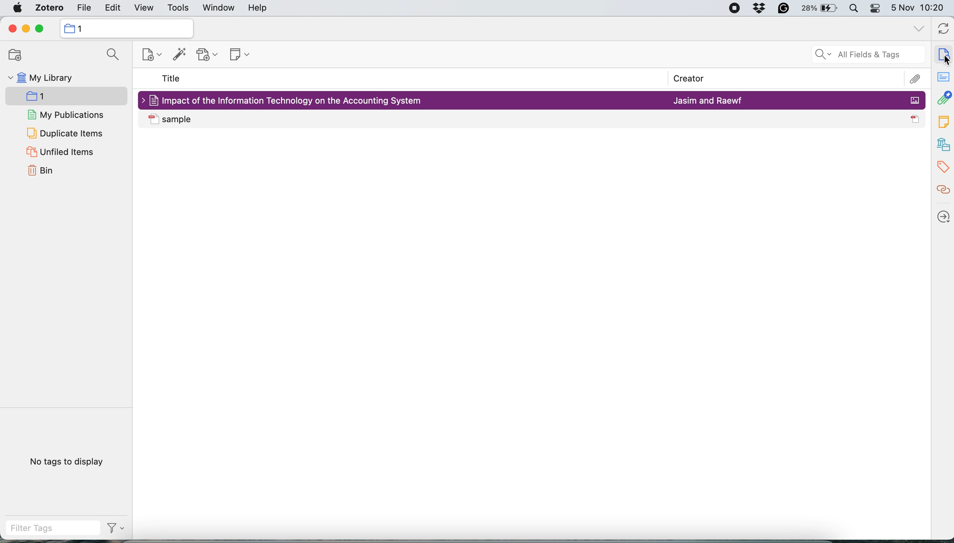 The width and height of the screenshot is (954, 543). I want to click on creator, so click(688, 77).